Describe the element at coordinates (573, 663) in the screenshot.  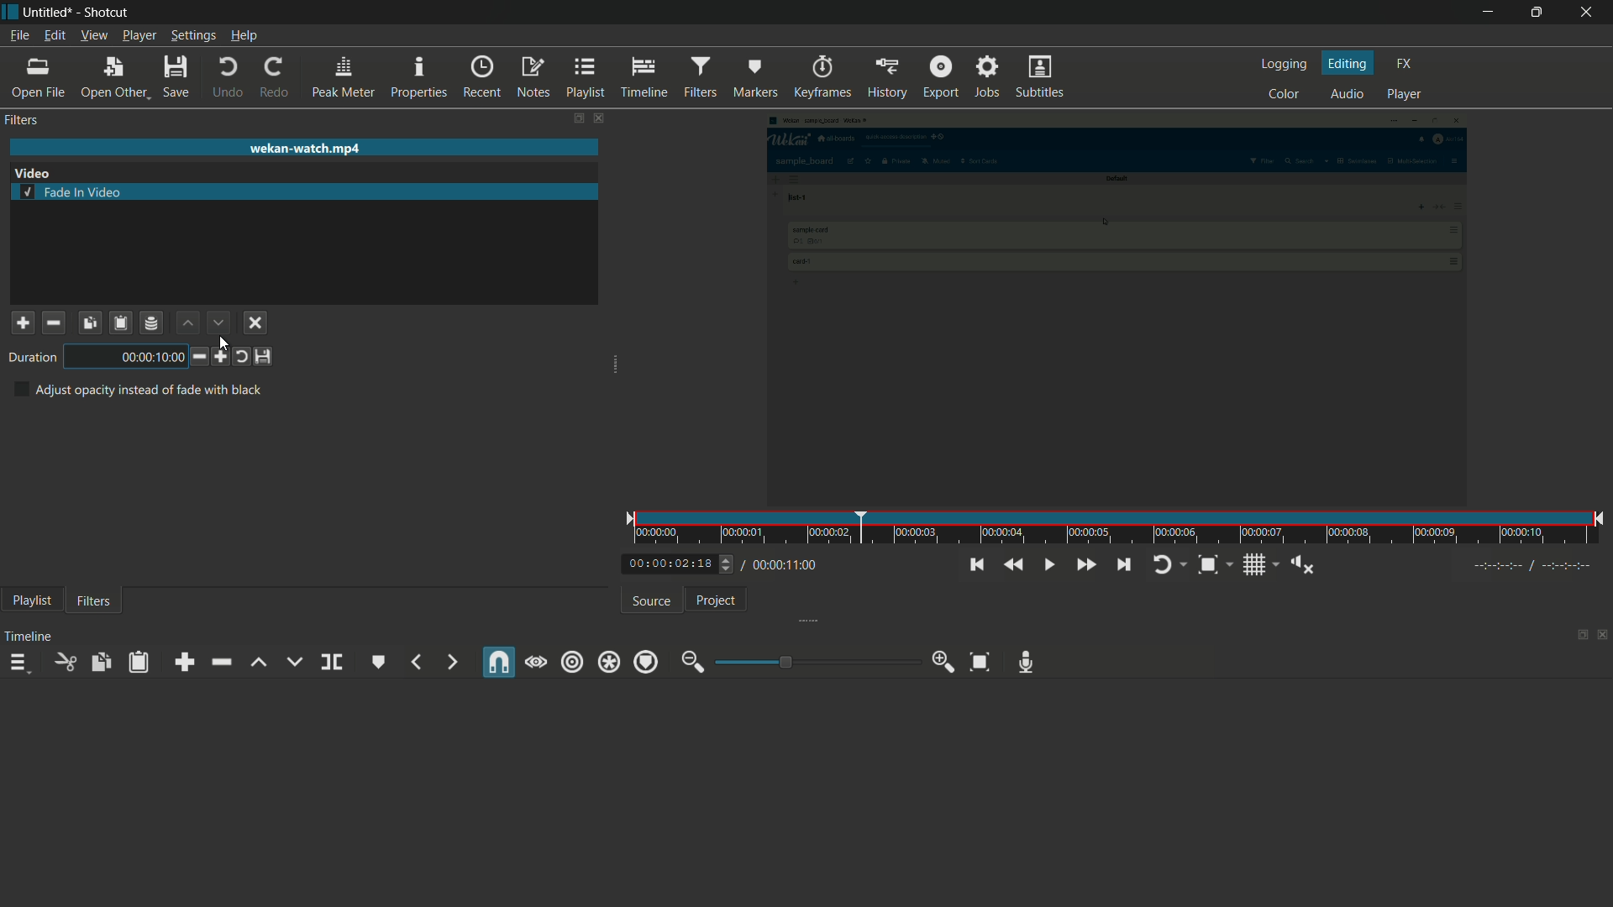
I see `ripple` at that location.